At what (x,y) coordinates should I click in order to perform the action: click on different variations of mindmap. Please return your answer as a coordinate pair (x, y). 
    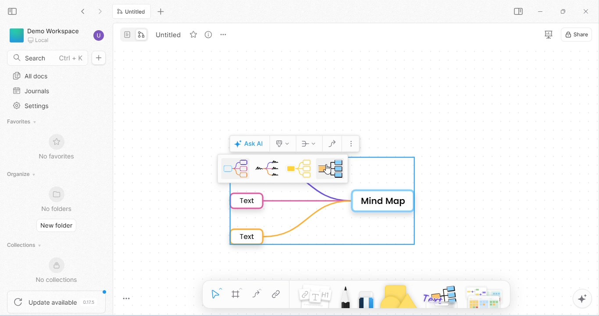
    Looking at the image, I should click on (285, 169).